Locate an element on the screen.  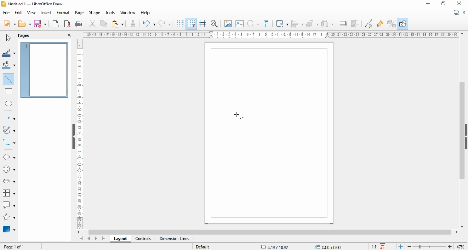
close window is located at coordinates (458, 4).